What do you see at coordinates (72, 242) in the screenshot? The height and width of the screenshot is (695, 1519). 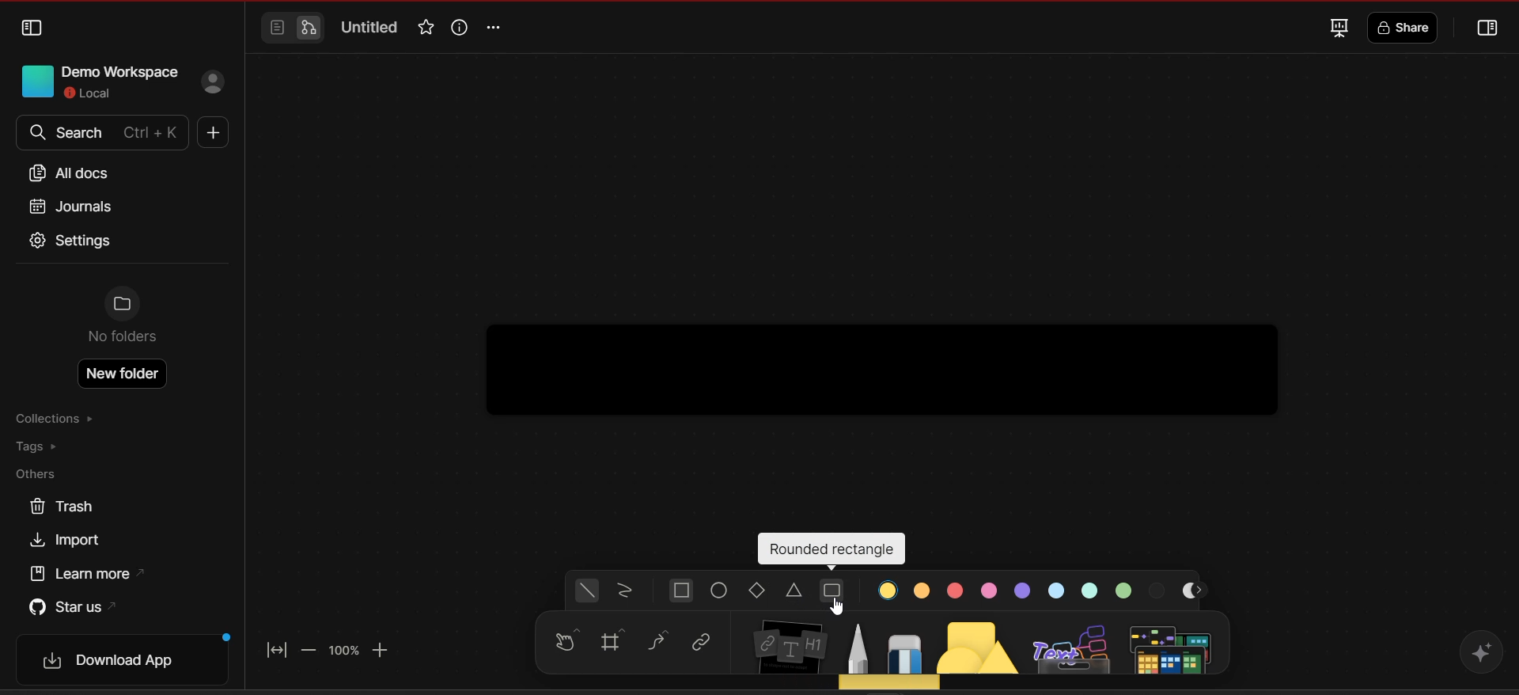 I see `settings` at bounding box center [72, 242].